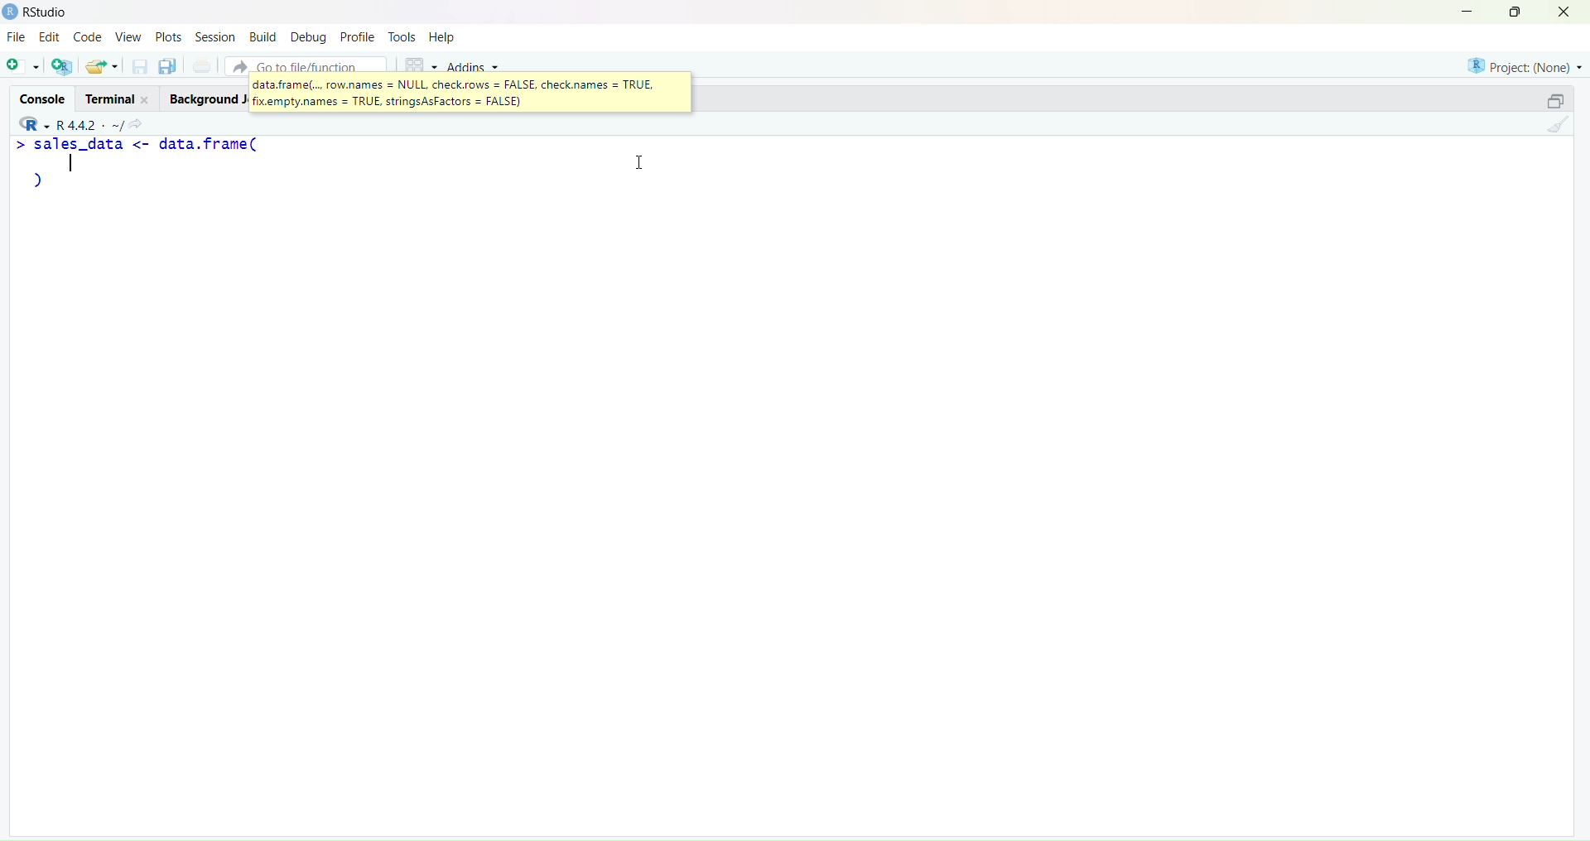 The width and height of the screenshot is (1590, 841). Describe the element at coordinates (22, 67) in the screenshot. I see `add script` at that location.